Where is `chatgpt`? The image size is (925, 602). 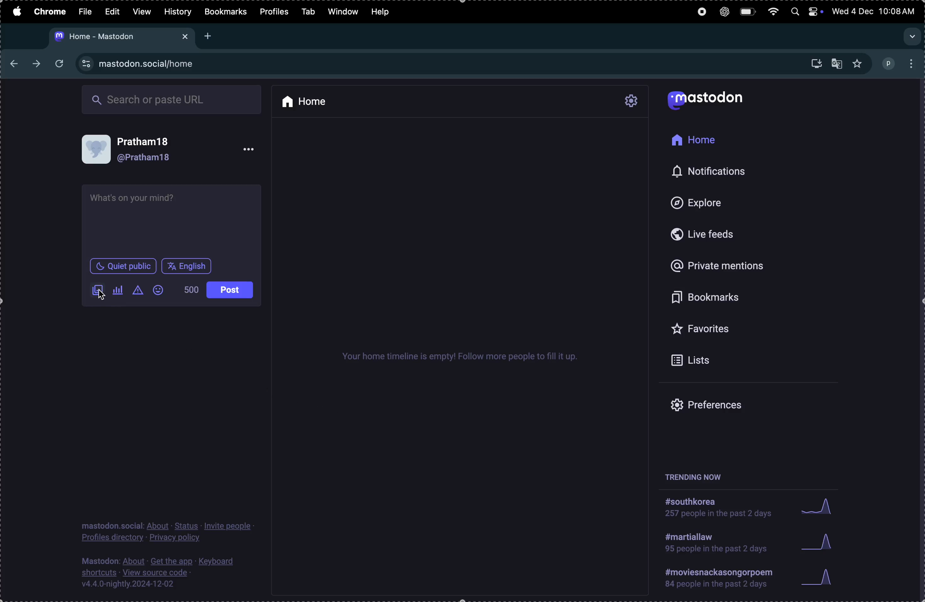 chatgpt is located at coordinates (721, 11).